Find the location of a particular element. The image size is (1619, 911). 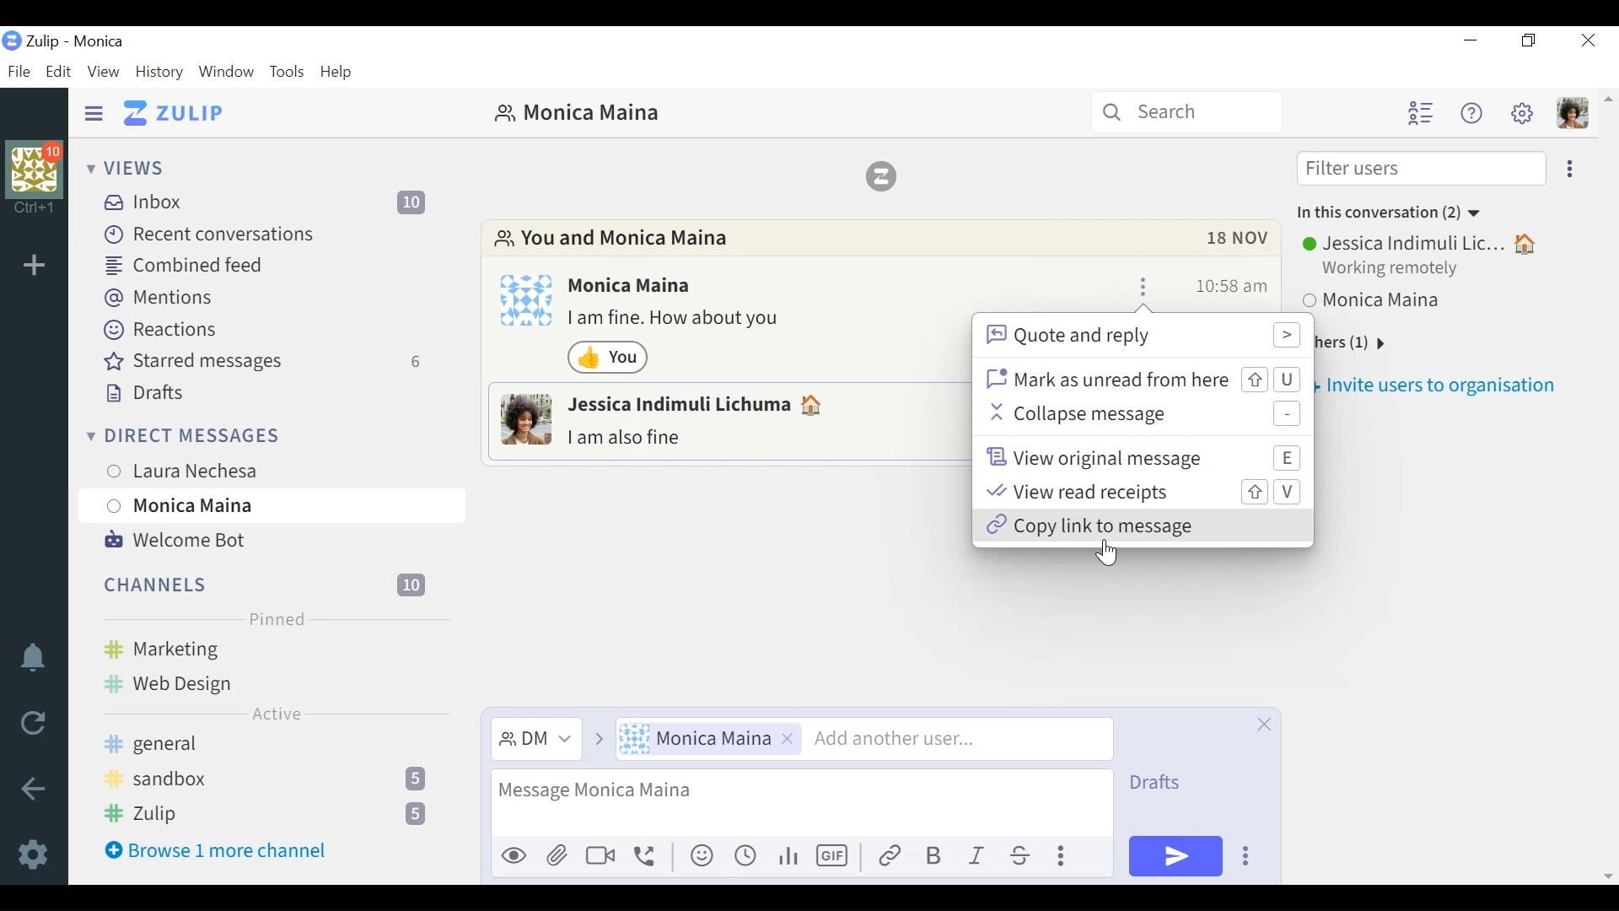

Monica Maina is located at coordinates (1392, 305).